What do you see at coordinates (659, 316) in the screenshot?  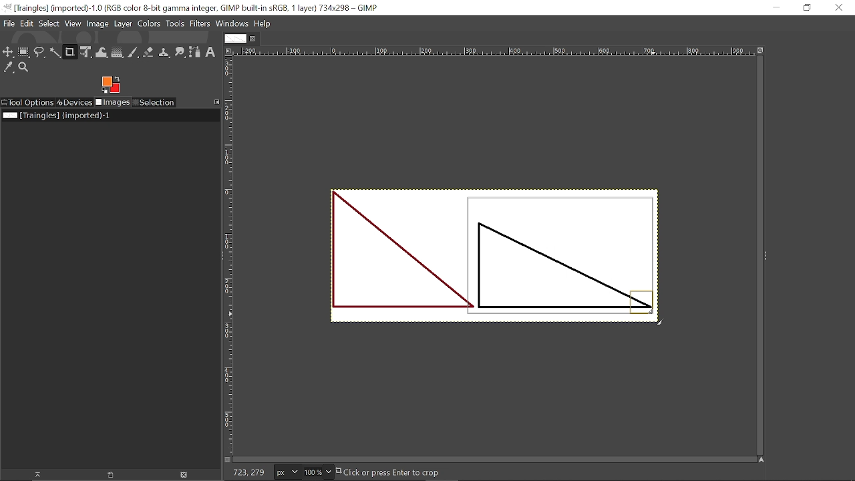 I see `cursor` at bounding box center [659, 316].